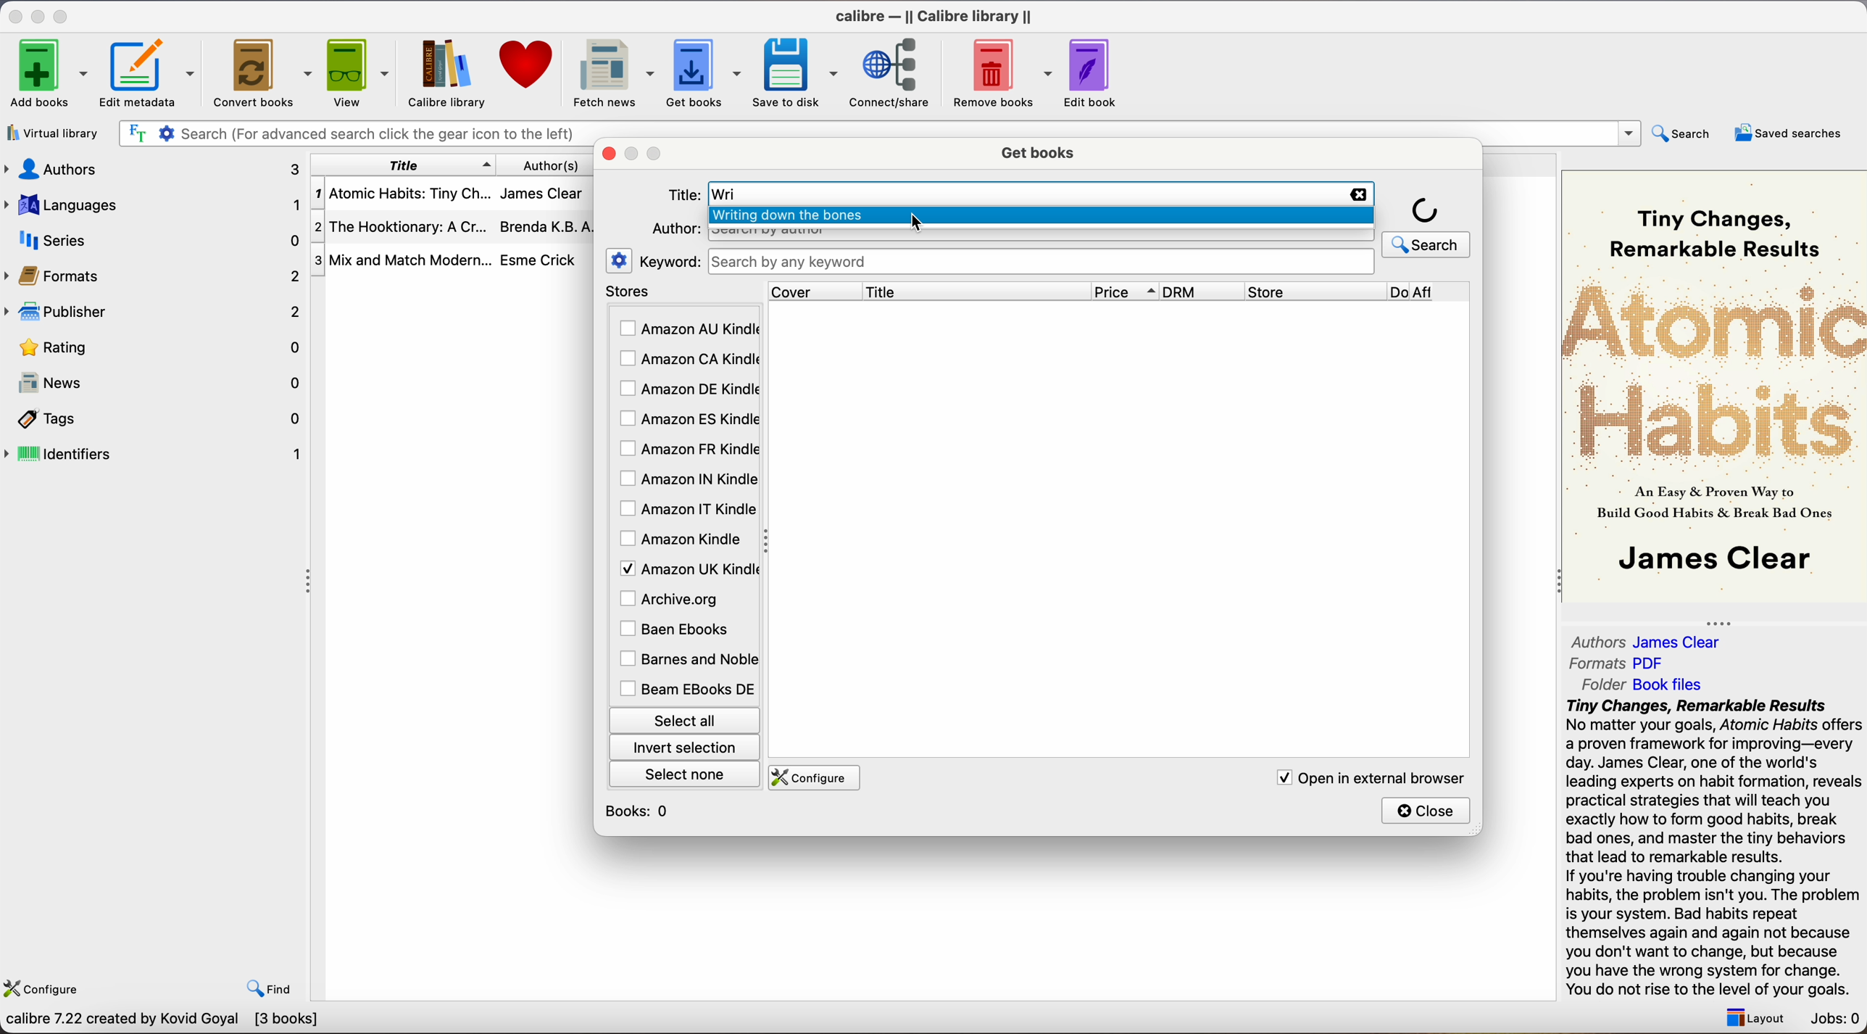 Image resolution: width=1867 pixels, height=1034 pixels. Describe the element at coordinates (1684, 133) in the screenshot. I see `search` at that location.